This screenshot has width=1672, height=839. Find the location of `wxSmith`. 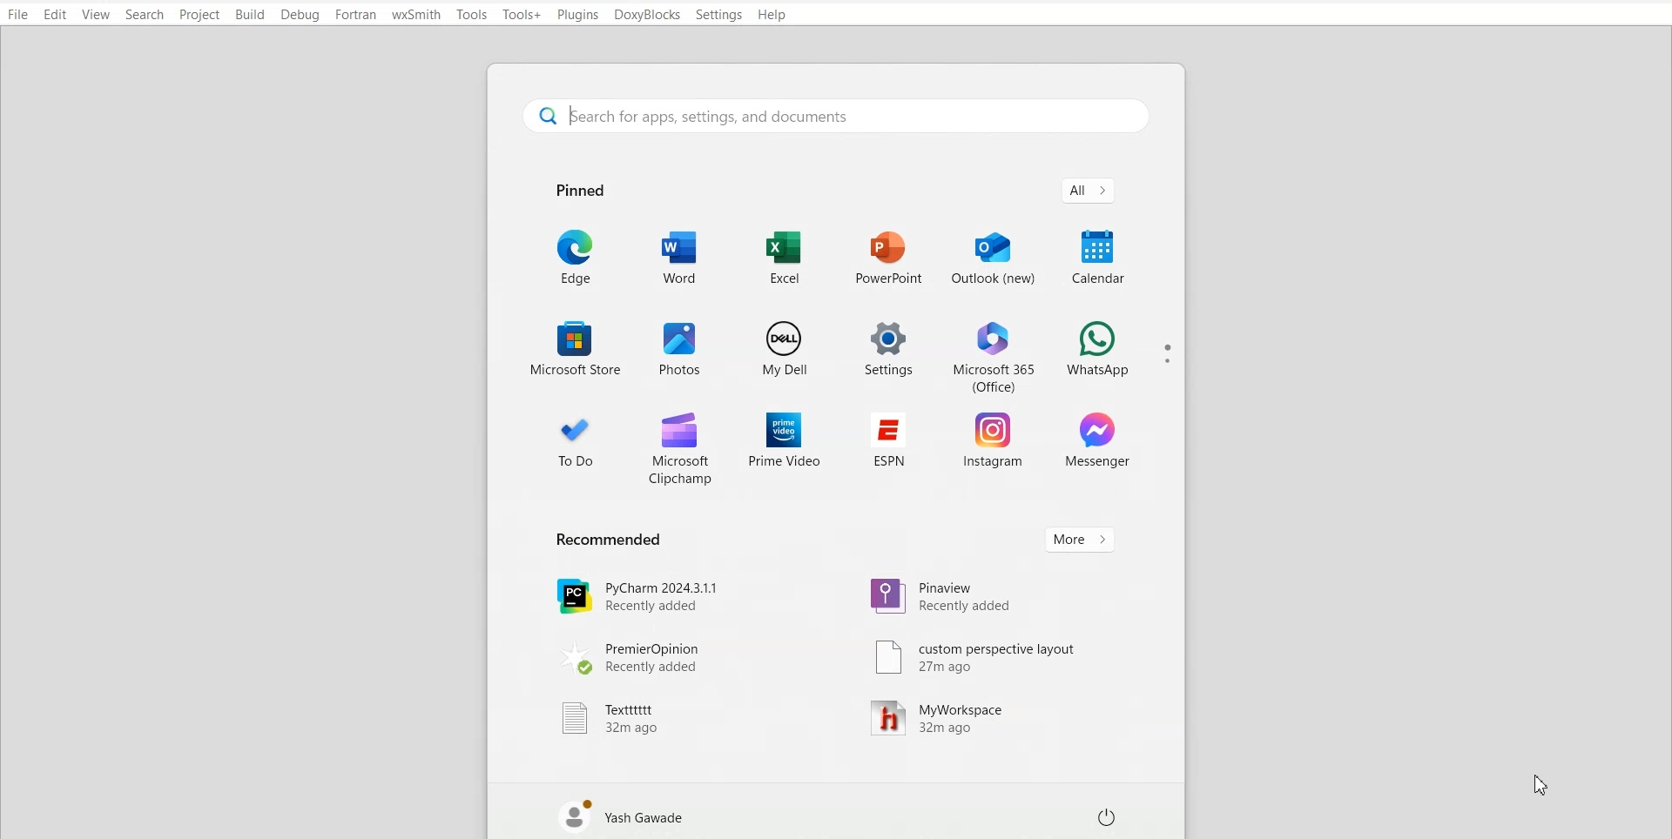

wxSmith is located at coordinates (416, 14).